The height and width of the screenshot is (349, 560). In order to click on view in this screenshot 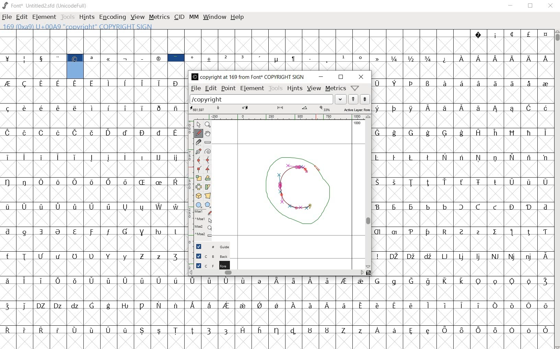, I will do `click(314, 89)`.